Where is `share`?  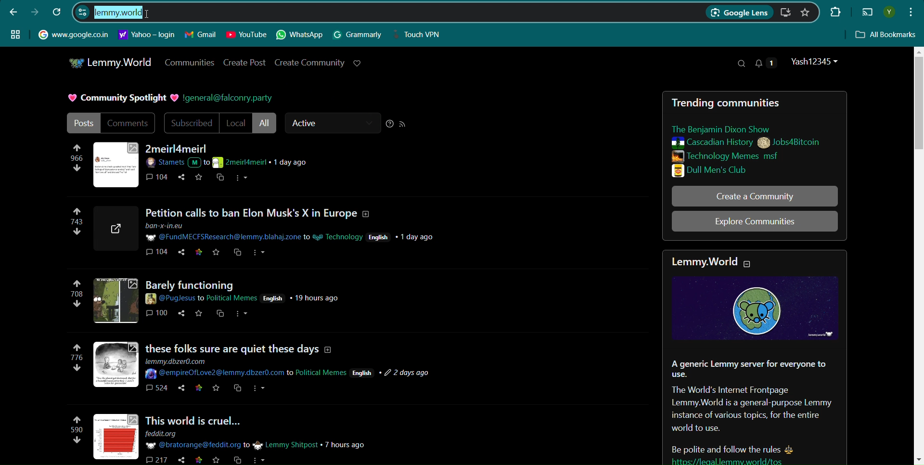
share is located at coordinates (178, 390).